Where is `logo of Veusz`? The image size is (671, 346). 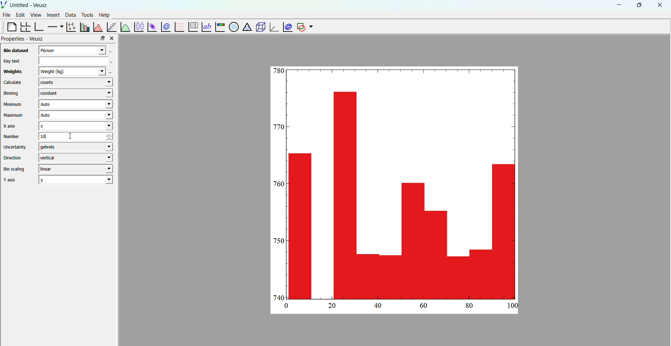 logo of Veusz is located at coordinates (4, 5).